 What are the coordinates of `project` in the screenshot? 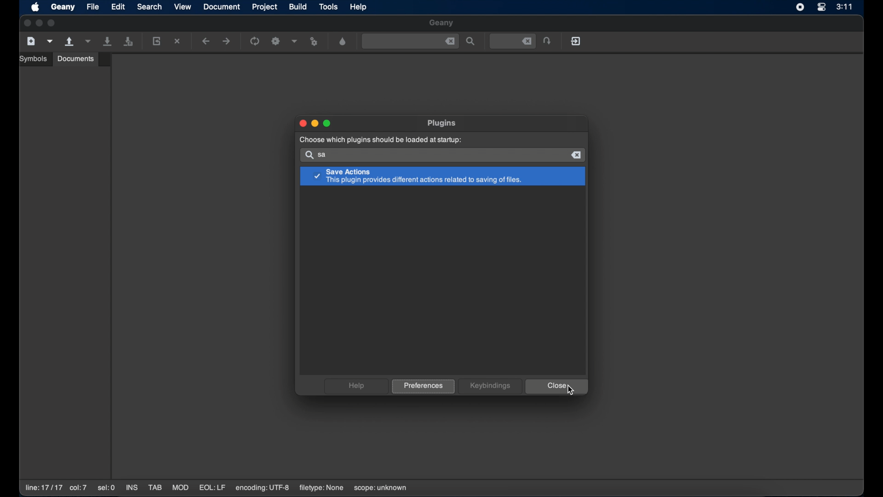 It's located at (266, 7).